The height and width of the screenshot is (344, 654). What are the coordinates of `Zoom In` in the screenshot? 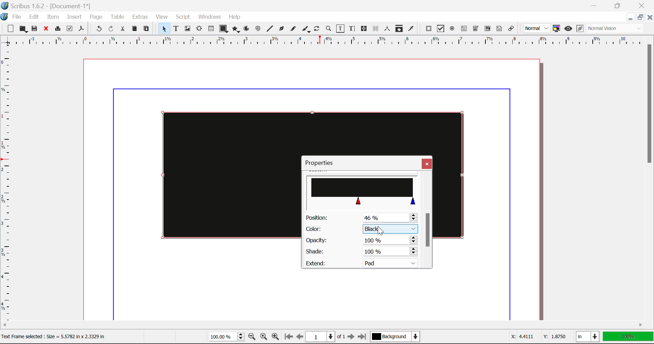 It's located at (276, 338).